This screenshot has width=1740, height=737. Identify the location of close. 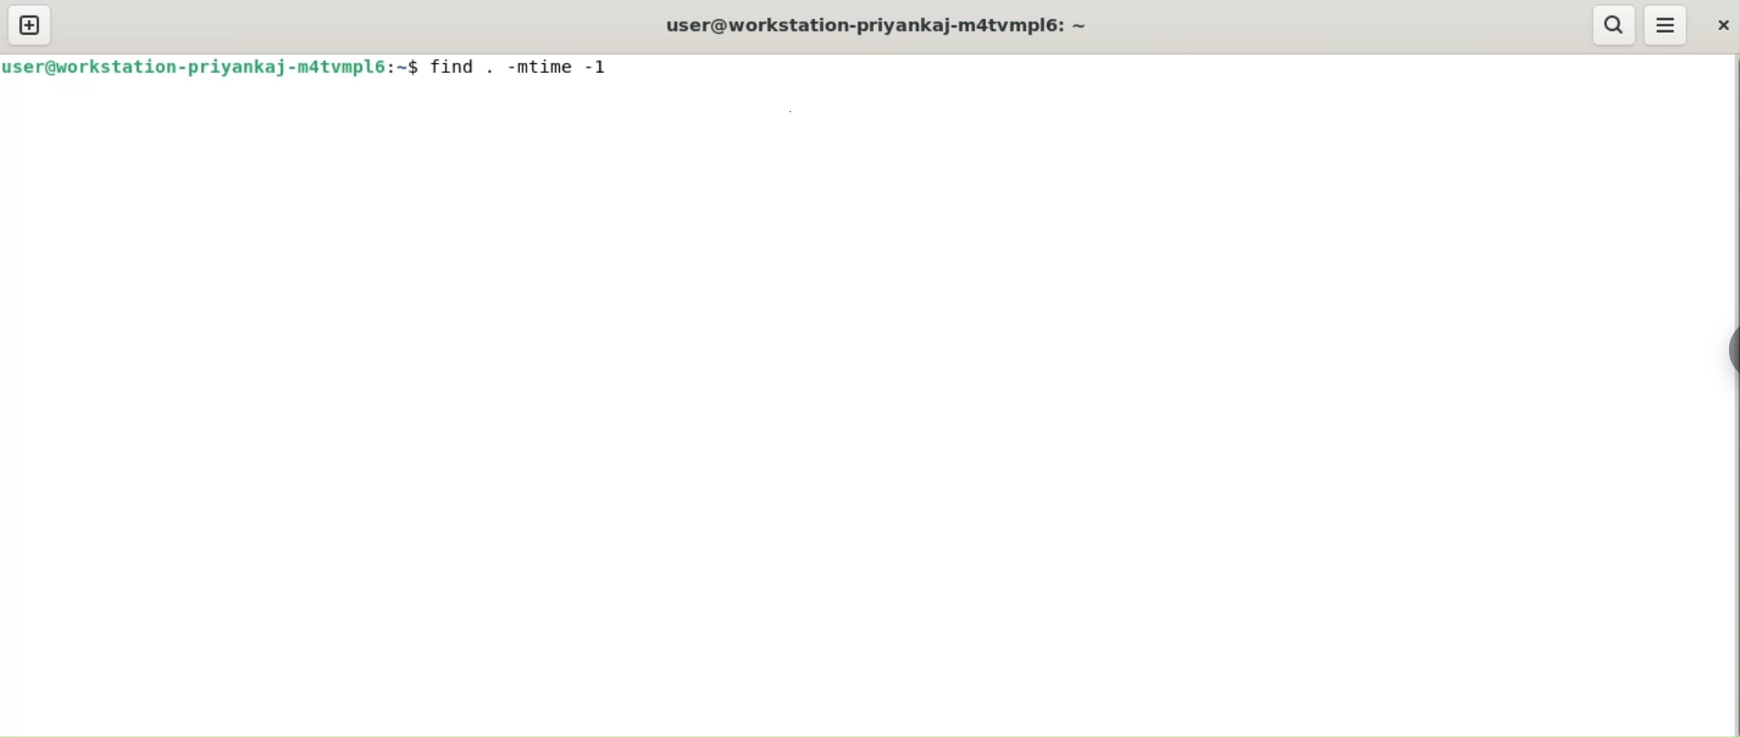
(1720, 26).